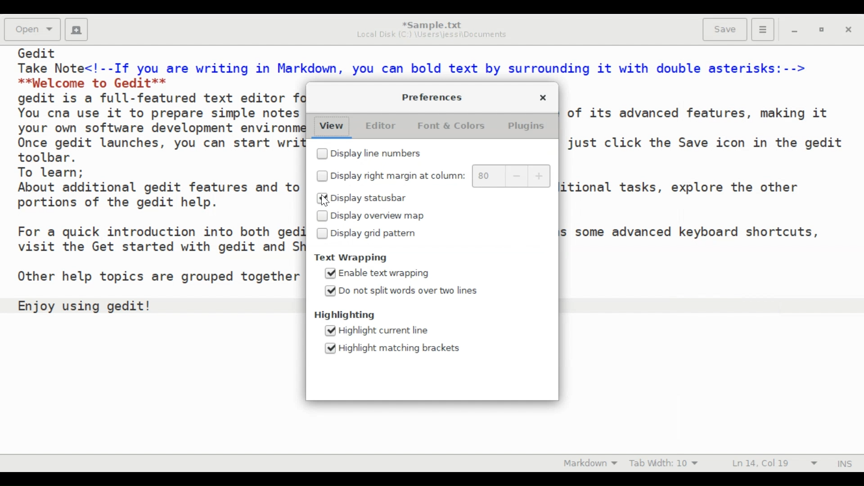  What do you see at coordinates (373, 216) in the screenshot?
I see `(un)select Display overview map` at bounding box center [373, 216].